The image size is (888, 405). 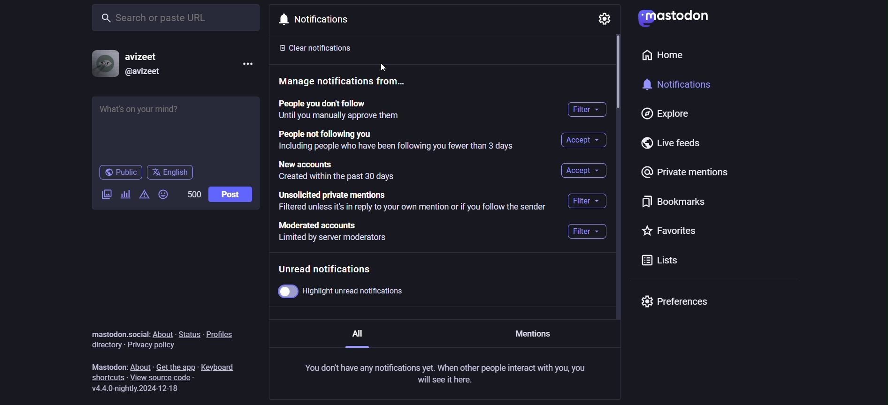 I want to click on people you dont follow, so click(x=339, y=111).